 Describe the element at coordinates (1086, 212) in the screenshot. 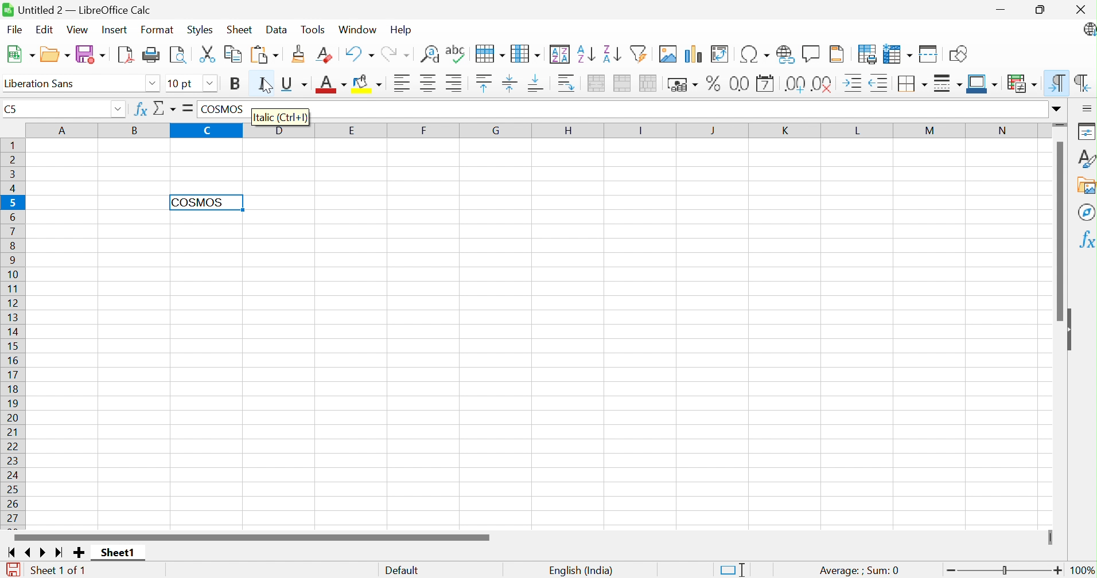

I see `Navigator` at that location.